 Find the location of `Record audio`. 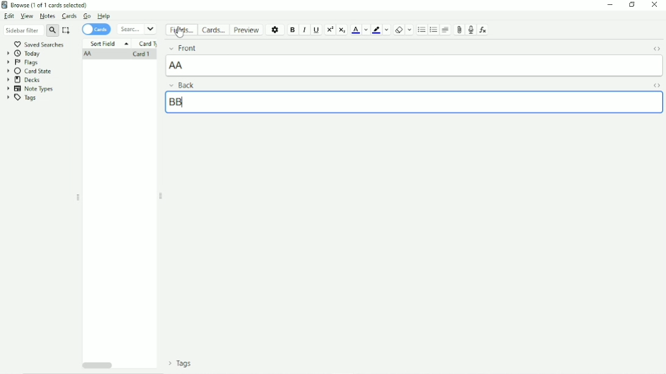

Record audio is located at coordinates (470, 30).